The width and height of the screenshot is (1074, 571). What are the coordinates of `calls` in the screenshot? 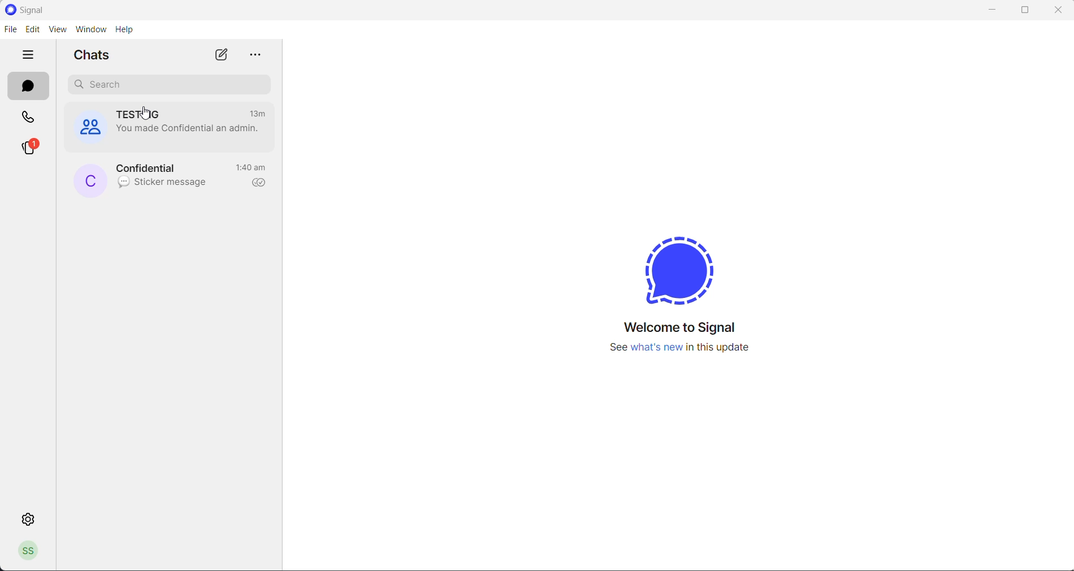 It's located at (29, 119).